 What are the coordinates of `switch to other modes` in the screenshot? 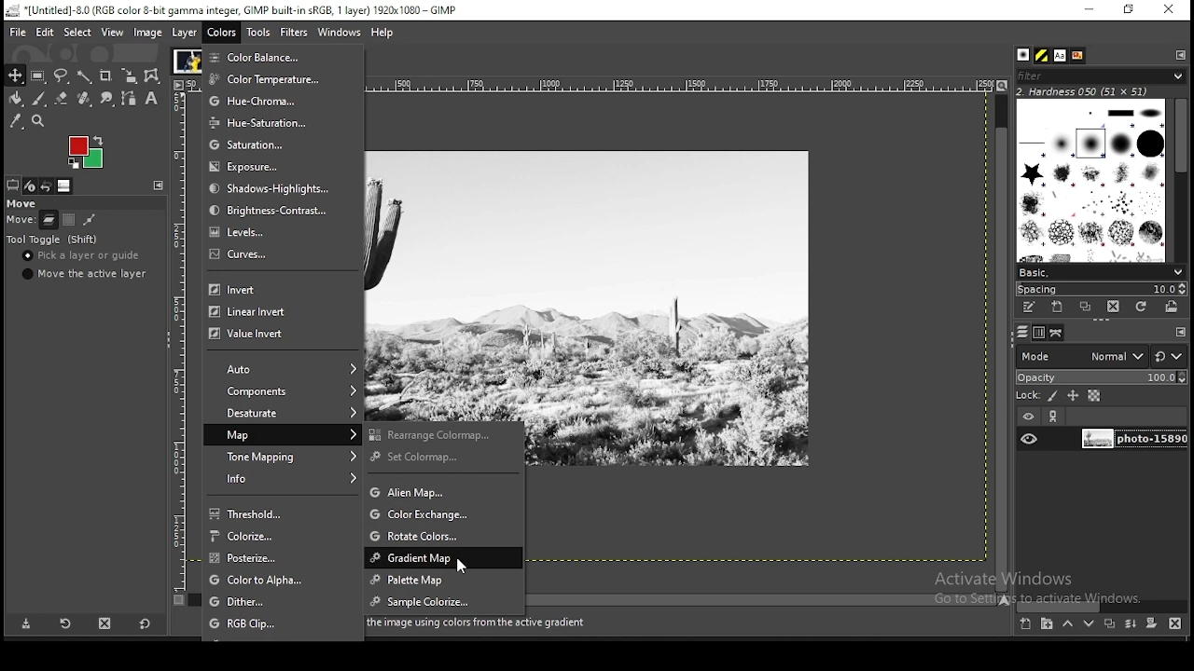 It's located at (1168, 357).